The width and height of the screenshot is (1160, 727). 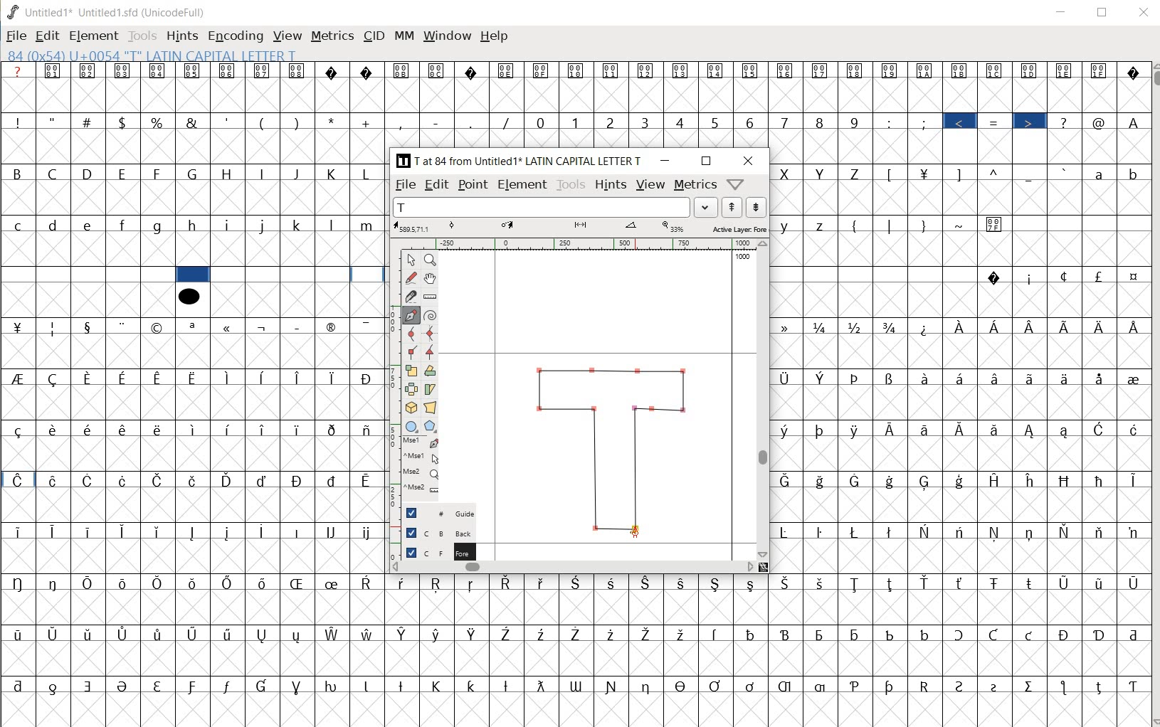 I want to click on Symbol, so click(x=473, y=634).